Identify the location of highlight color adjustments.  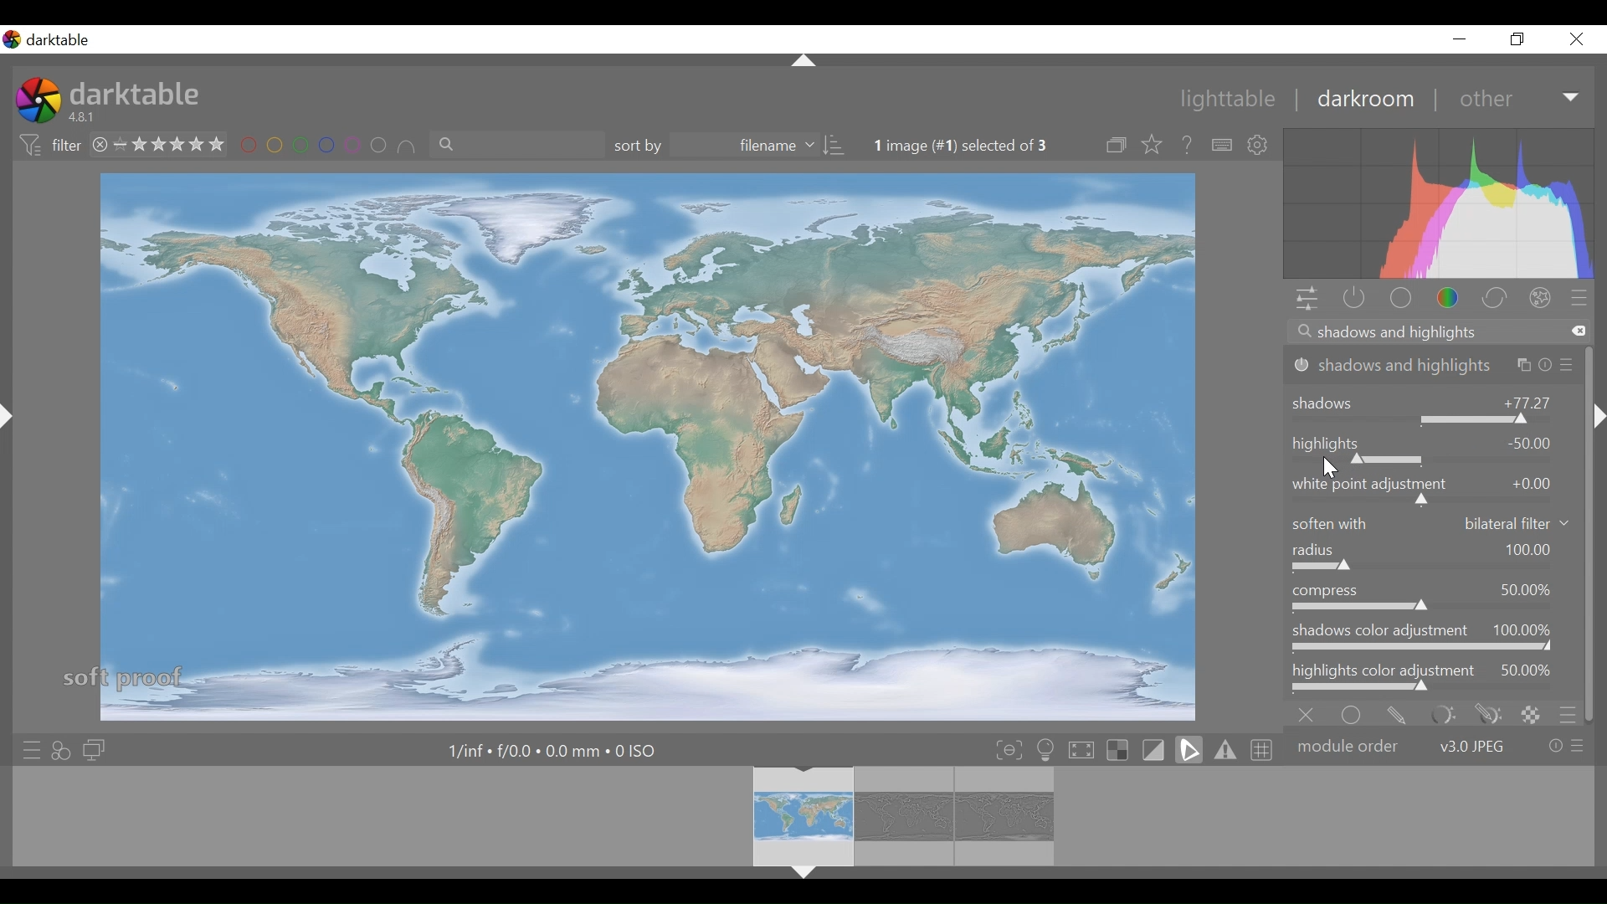
(1434, 678).